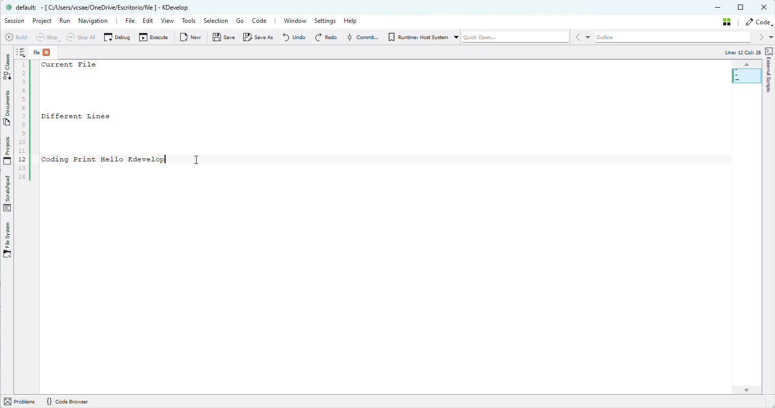 This screenshot has width=775, height=408. What do you see at coordinates (423, 37) in the screenshot?
I see `Runtime` at bounding box center [423, 37].